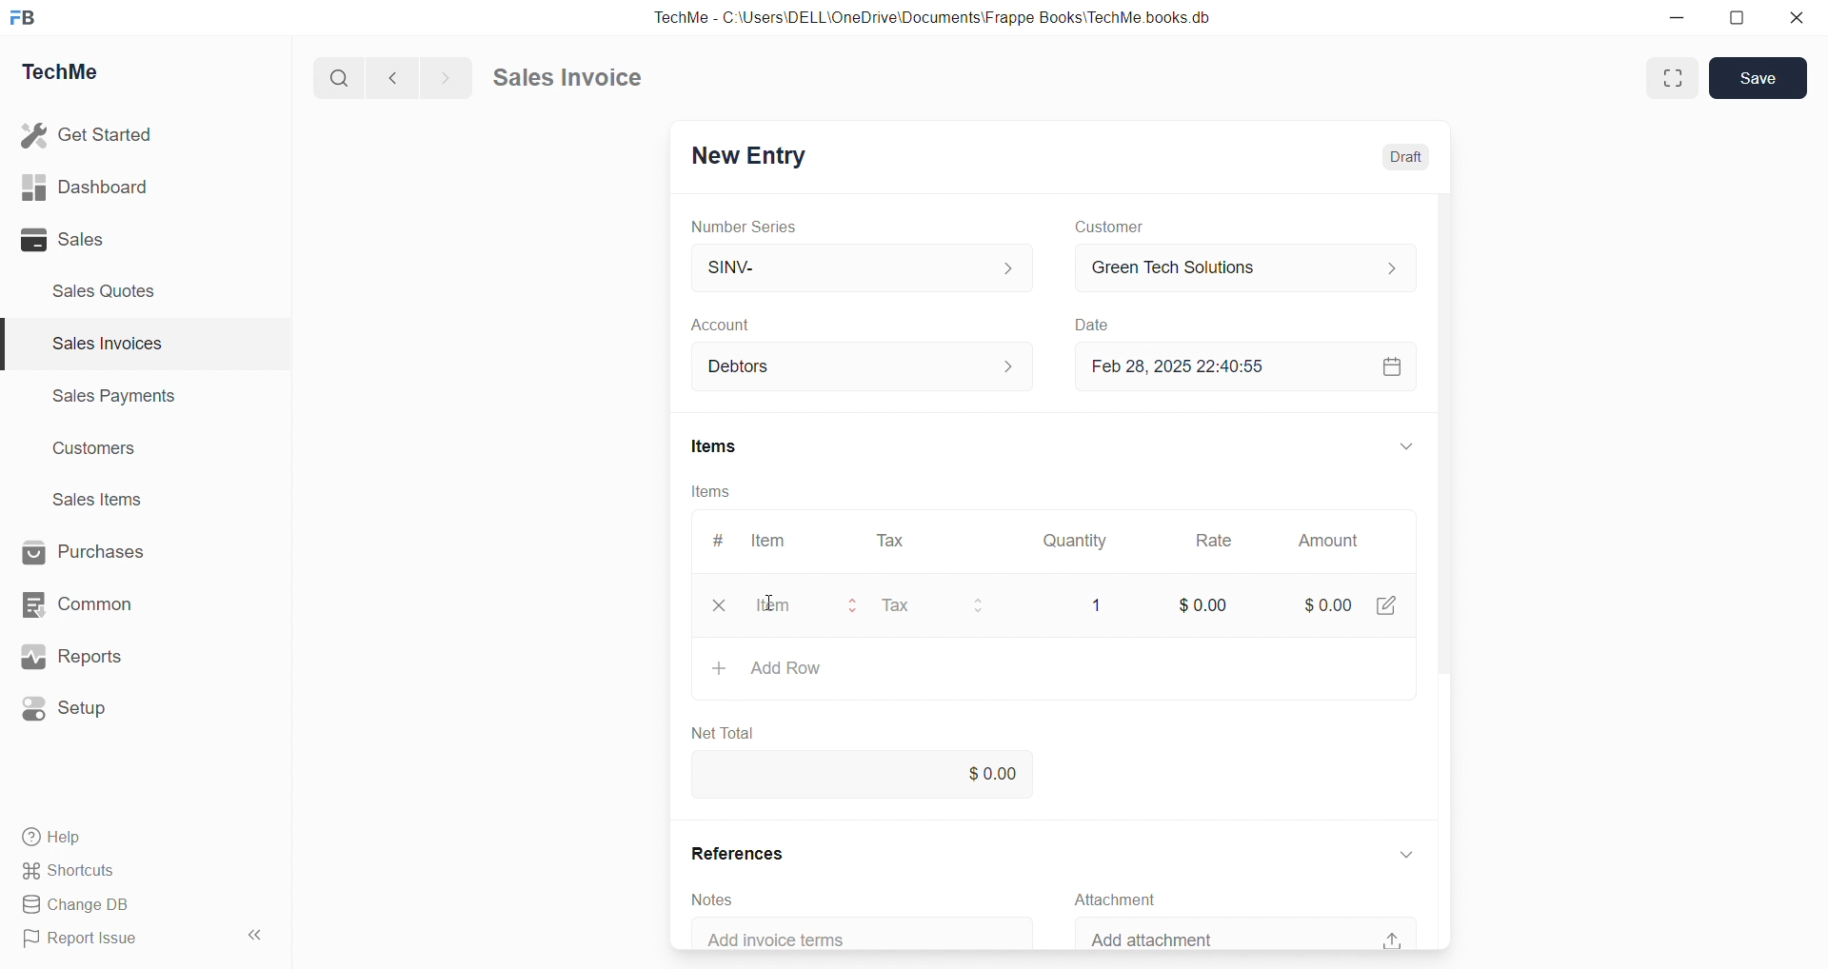  I want to click on buttons, so click(854, 606).